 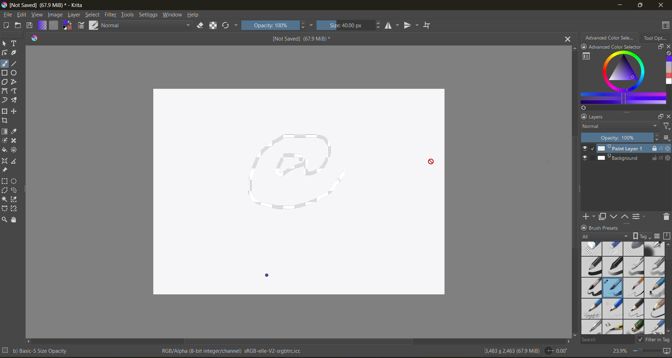 I want to click on pan tool, so click(x=14, y=220).